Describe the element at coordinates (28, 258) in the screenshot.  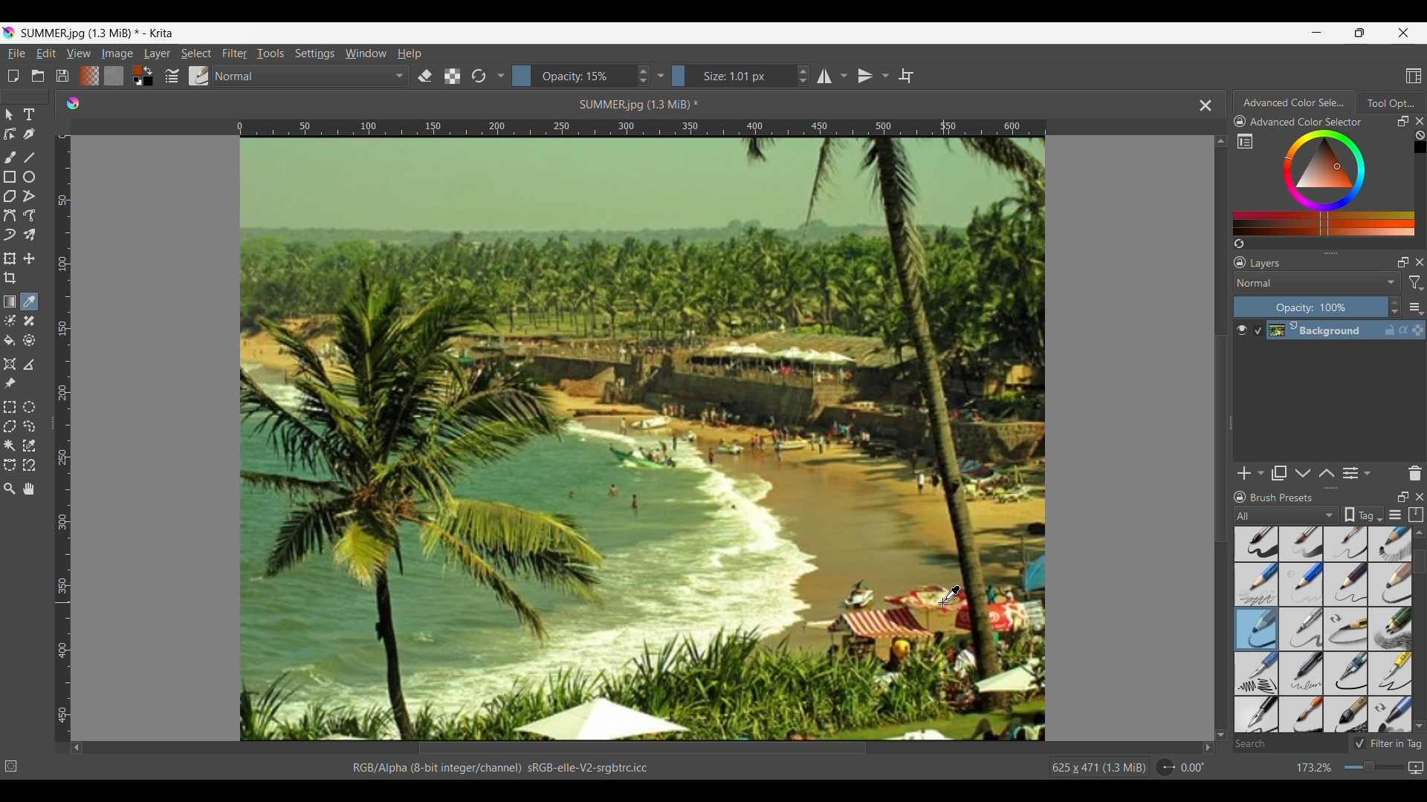
I see `Move a layer` at that location.